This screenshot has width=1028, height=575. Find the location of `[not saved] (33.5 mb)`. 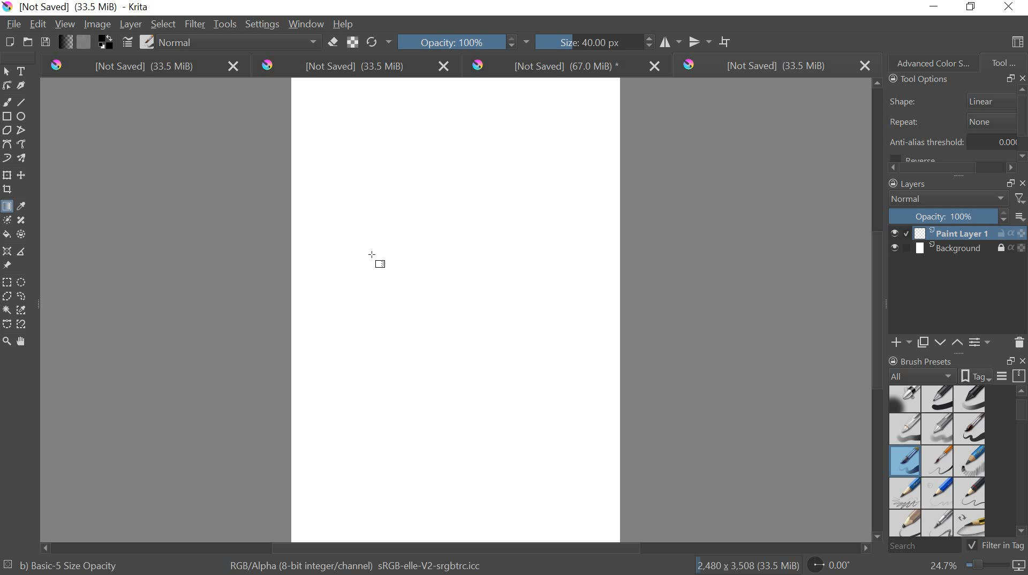

[not saved] (33.5 mb) is located at coordinates (356, 66).